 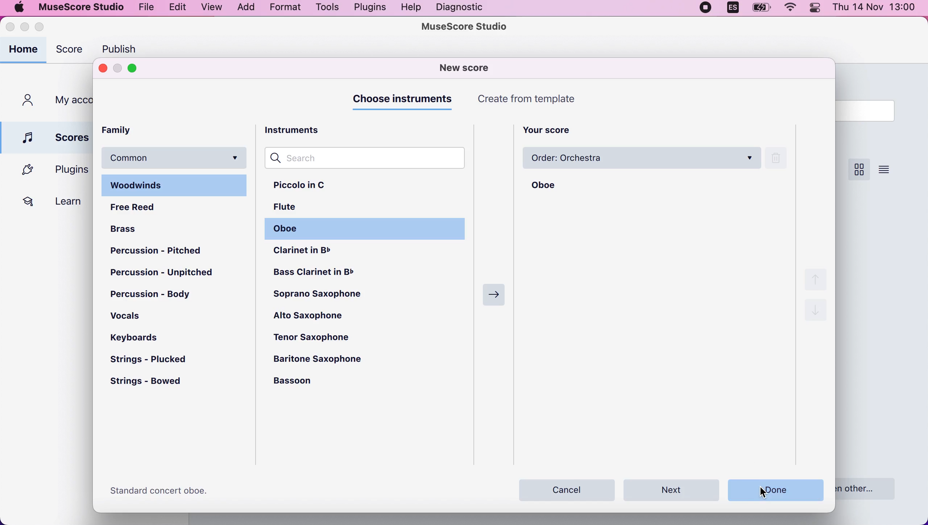 What do you see at coordinates (675, 490) in the screenshot?
I see `next` at bounding box center [675, 490].